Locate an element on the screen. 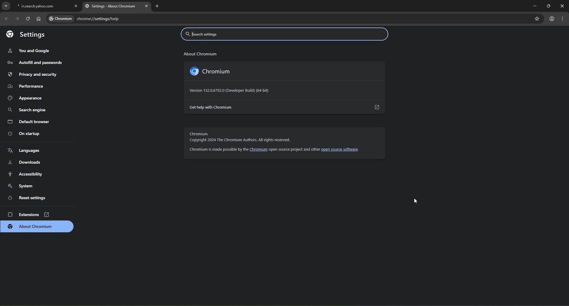  Software origin is located at coordinates (231, 91).